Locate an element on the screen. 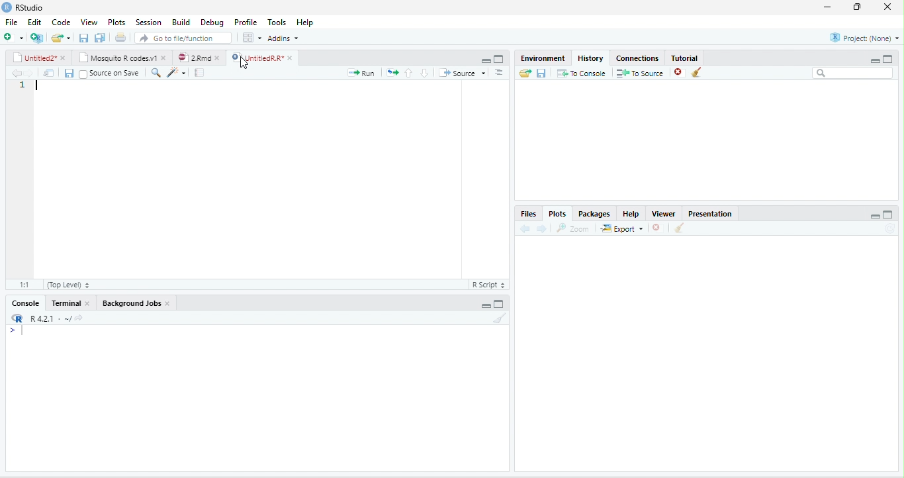 The height and width of the screenshot is (478, 904). 2Rnd is located at coordinates (195, 57).